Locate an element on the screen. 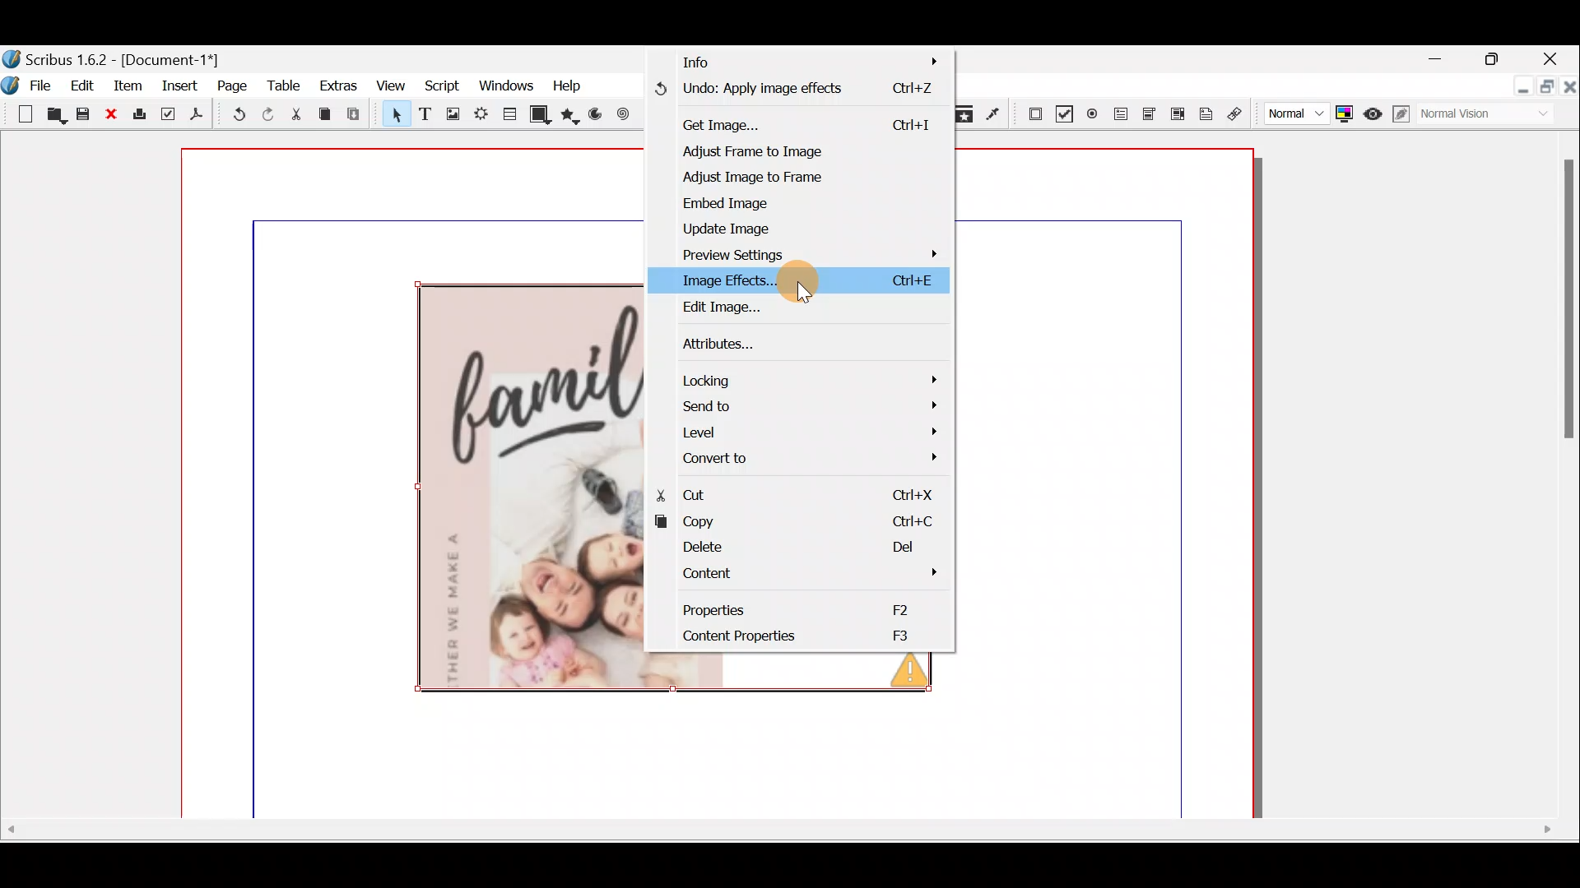  Shape is located at coordinates (544, 117).